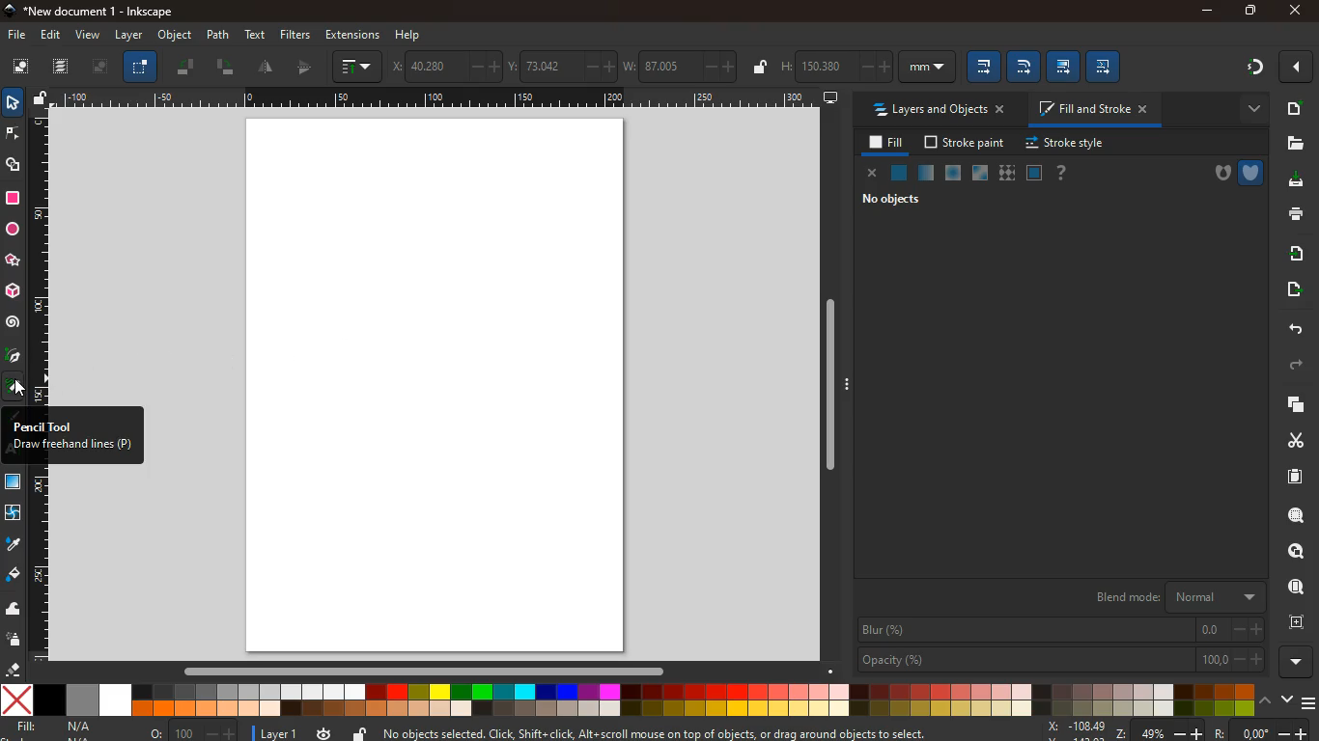  What do you see at coordinates (1299, 68) in the screenshot?
I see `close` at bounding box center [1299, 68].